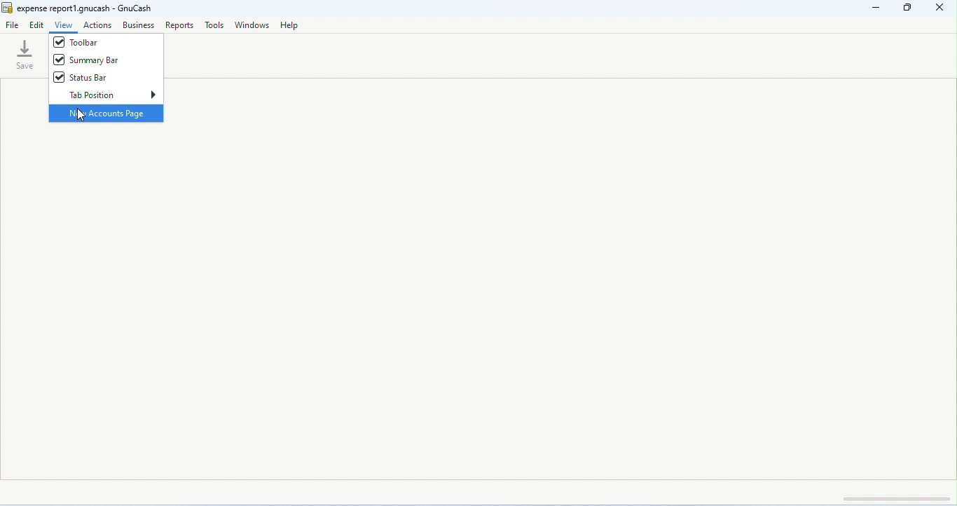  Describe the element at coordinates (82, 116) in the screenshot. I see `cursor movement` at that location.